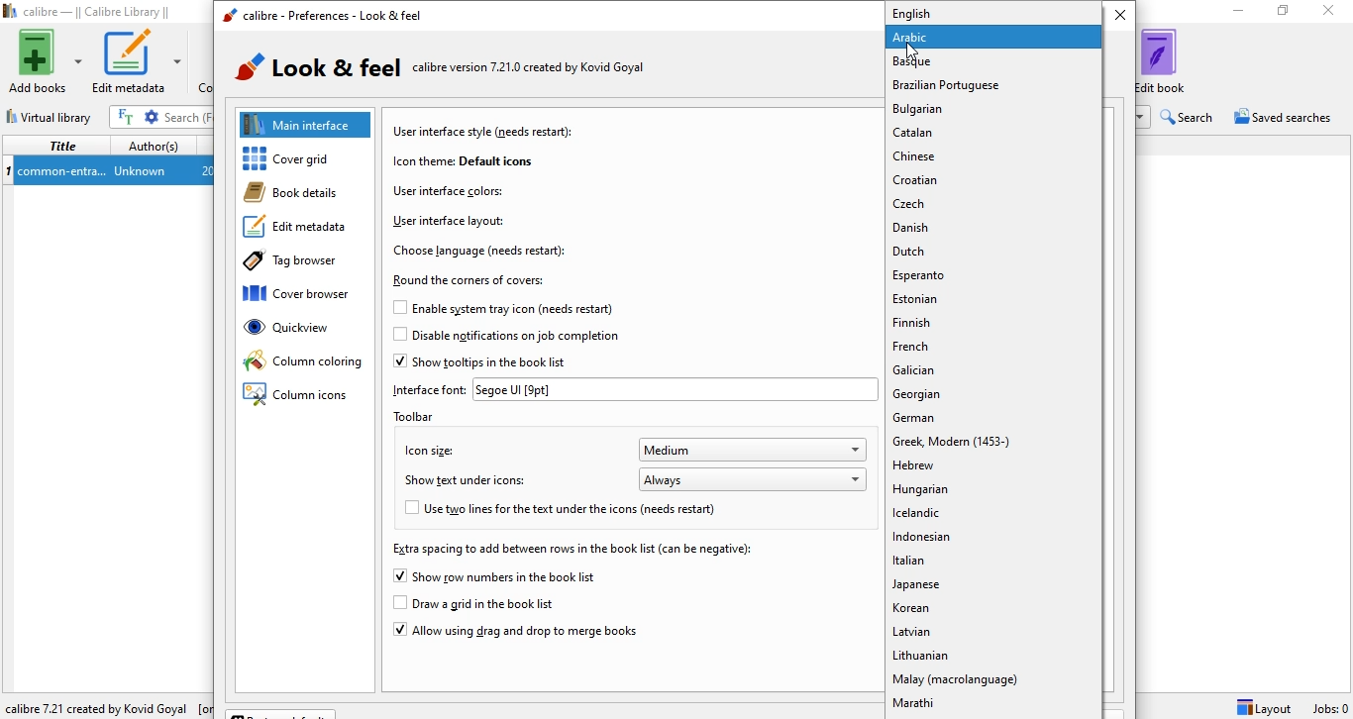  Describe the element at coordinates (992, 418) in the screenshot. I see `german` at that location.